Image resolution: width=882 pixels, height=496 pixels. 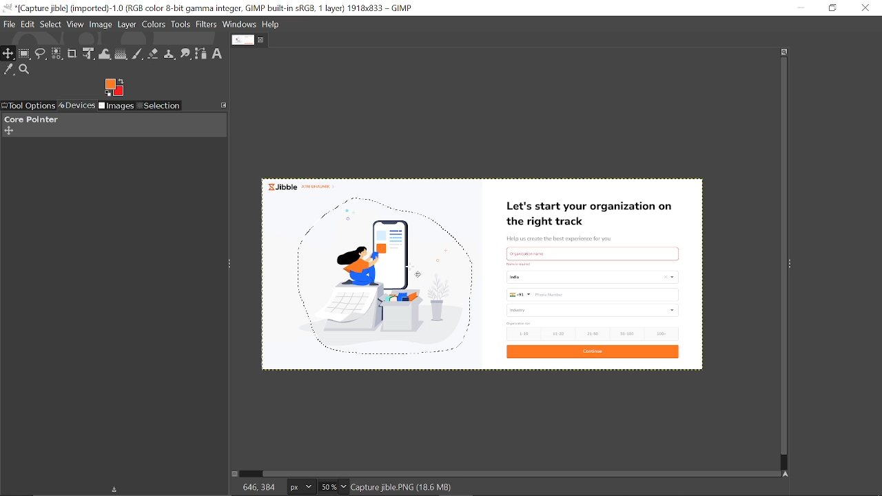 I want to click on Colors, so click(x=154, y=25).